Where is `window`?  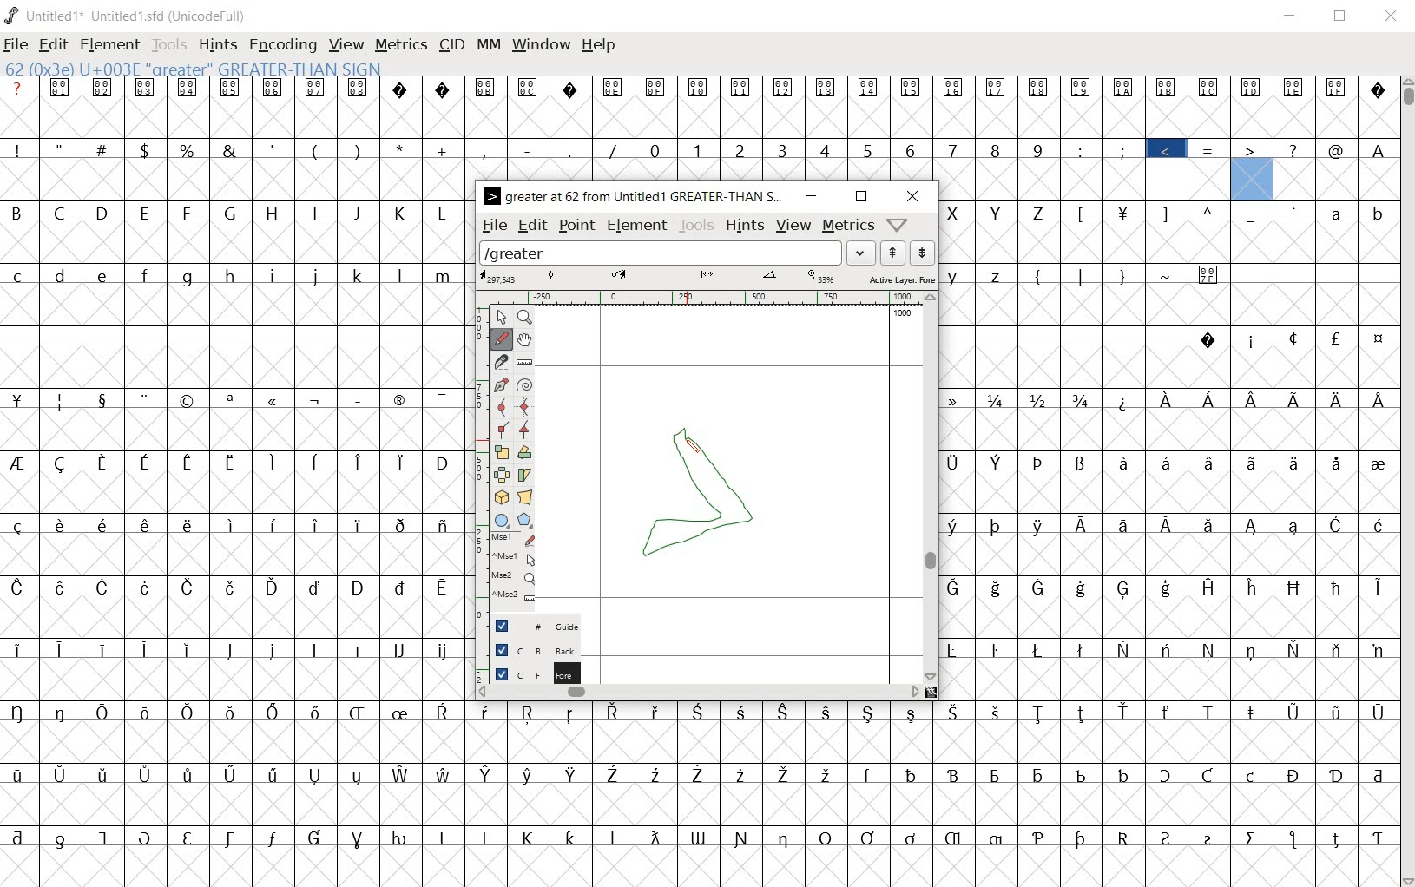 window is located at coordinates (541, 46).